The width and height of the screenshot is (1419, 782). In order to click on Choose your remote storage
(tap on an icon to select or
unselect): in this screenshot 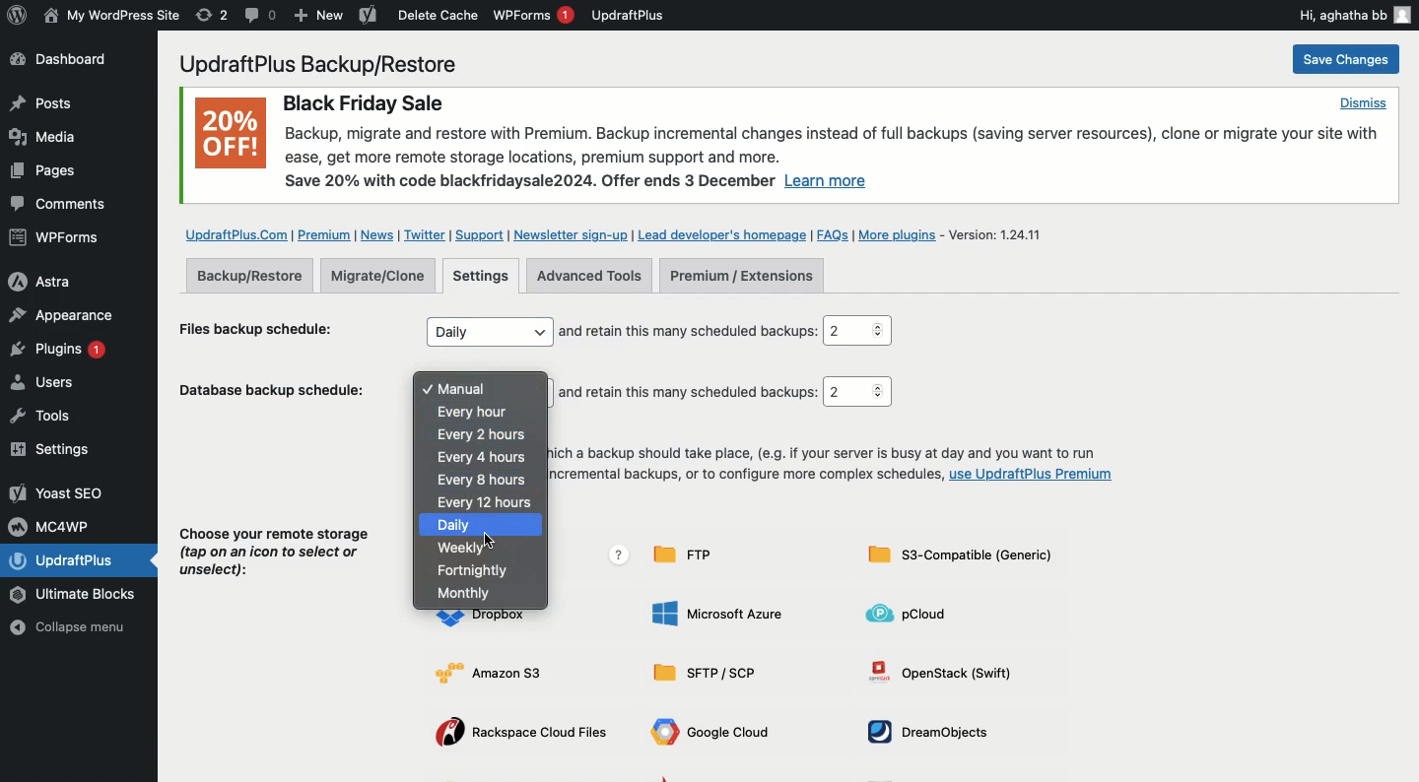, I will do `click(276, 556)`.